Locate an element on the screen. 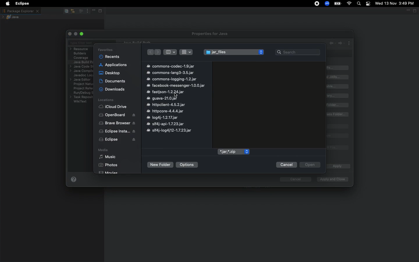 The width and height of the screenshot is (419, 262). Apply is located at coordinates (337, 167).